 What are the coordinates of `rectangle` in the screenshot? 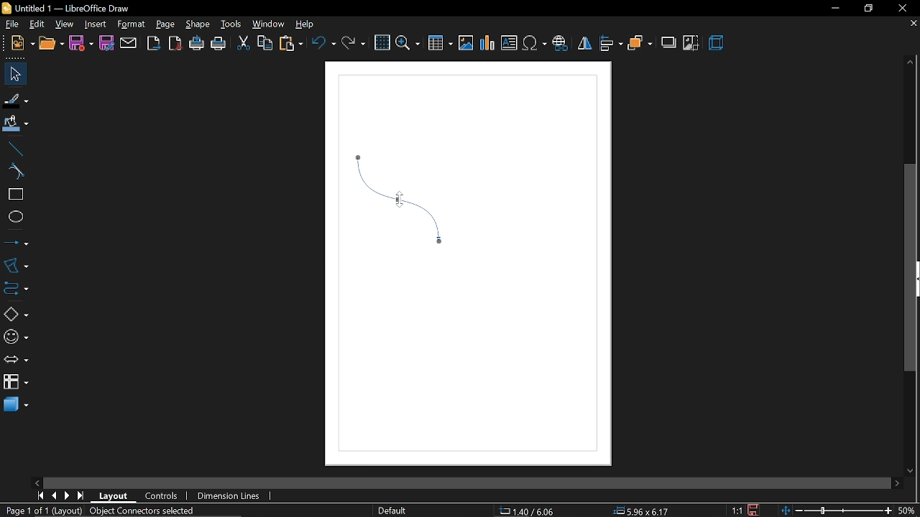 It's located at (13, 195).